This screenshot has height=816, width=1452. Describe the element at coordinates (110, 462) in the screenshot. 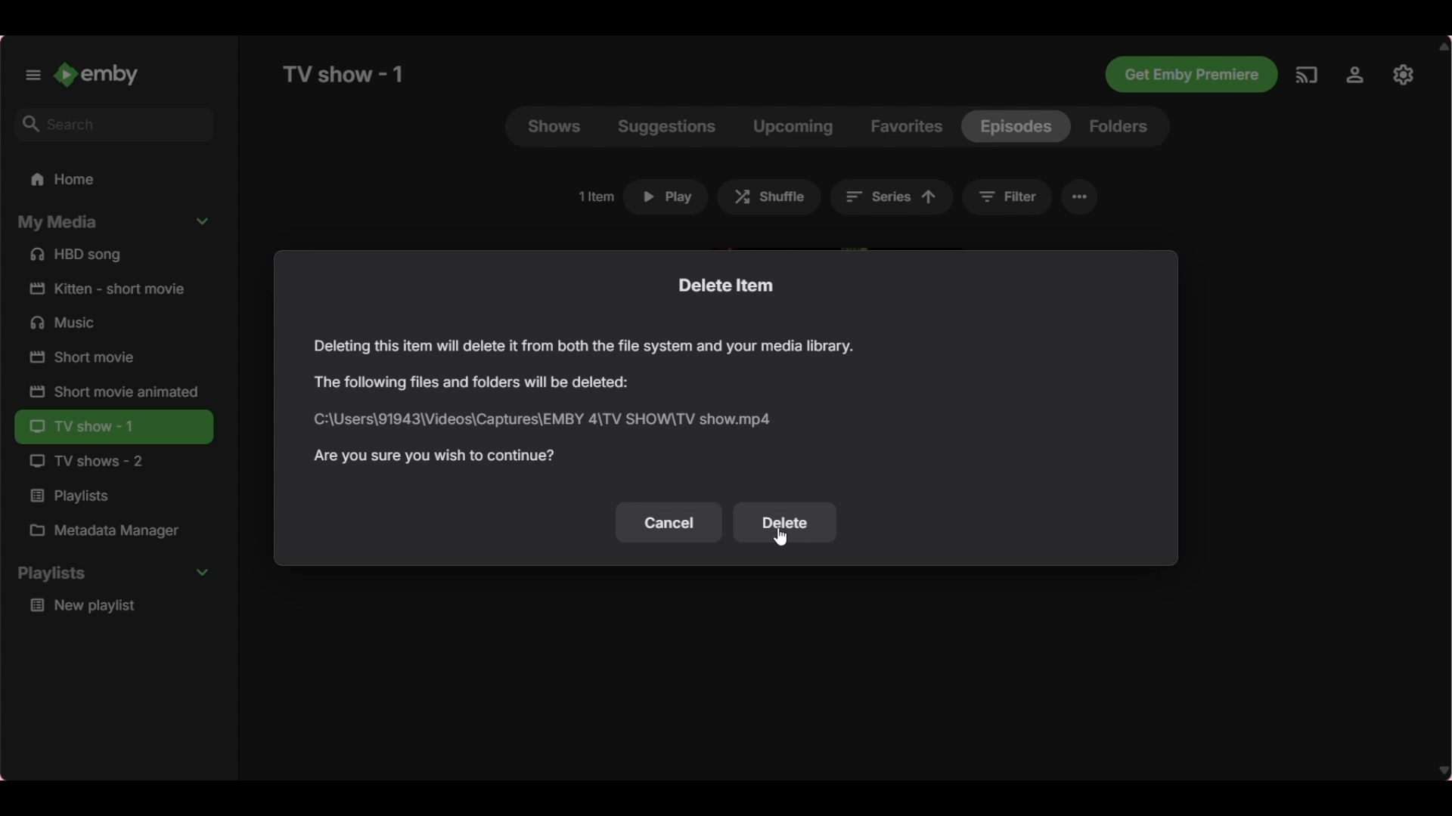

I see `TV show` at that location.